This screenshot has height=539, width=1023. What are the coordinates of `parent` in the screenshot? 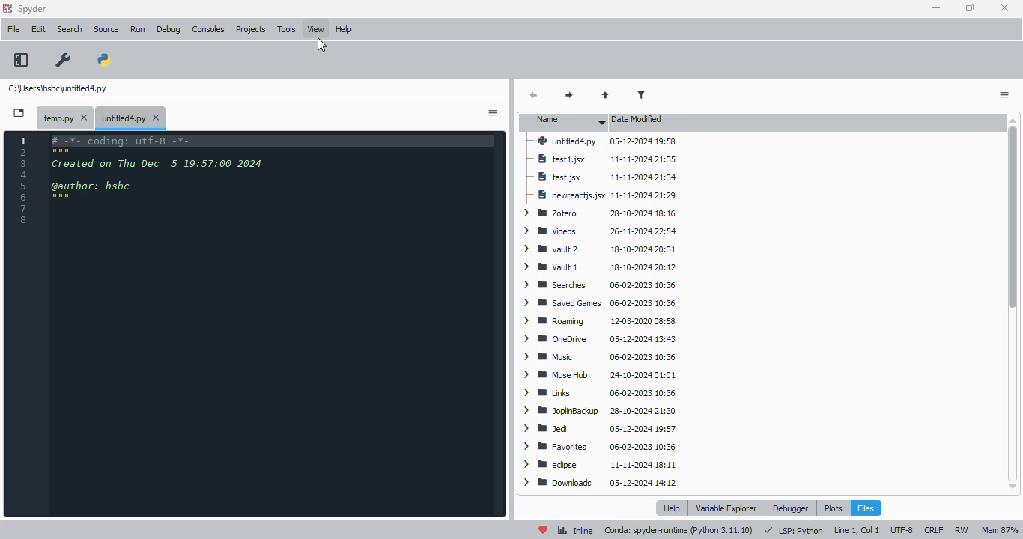 It's located at (605, 96).